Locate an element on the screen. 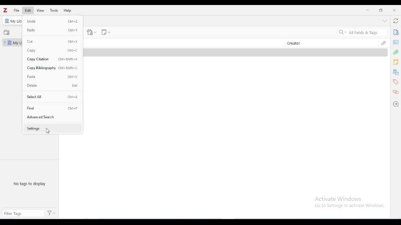 Image resolution: width=401 pixels, height=225 pixels. copy is located at coordinates (31, 50).